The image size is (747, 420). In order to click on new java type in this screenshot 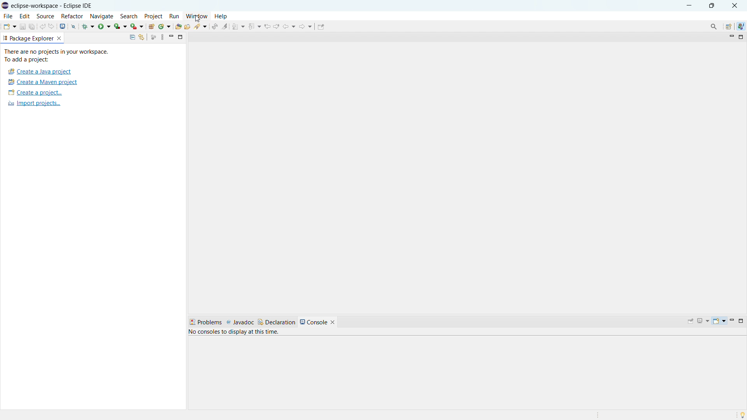, I will do `click(151, 26)`.